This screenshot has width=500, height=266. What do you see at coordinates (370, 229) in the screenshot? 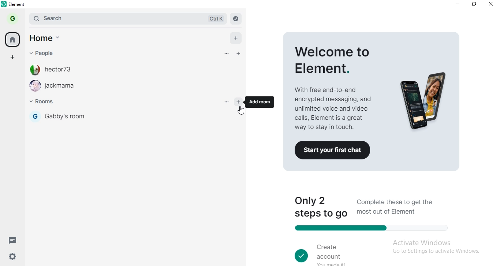
I see `progress` at bounding box center [370, 229].